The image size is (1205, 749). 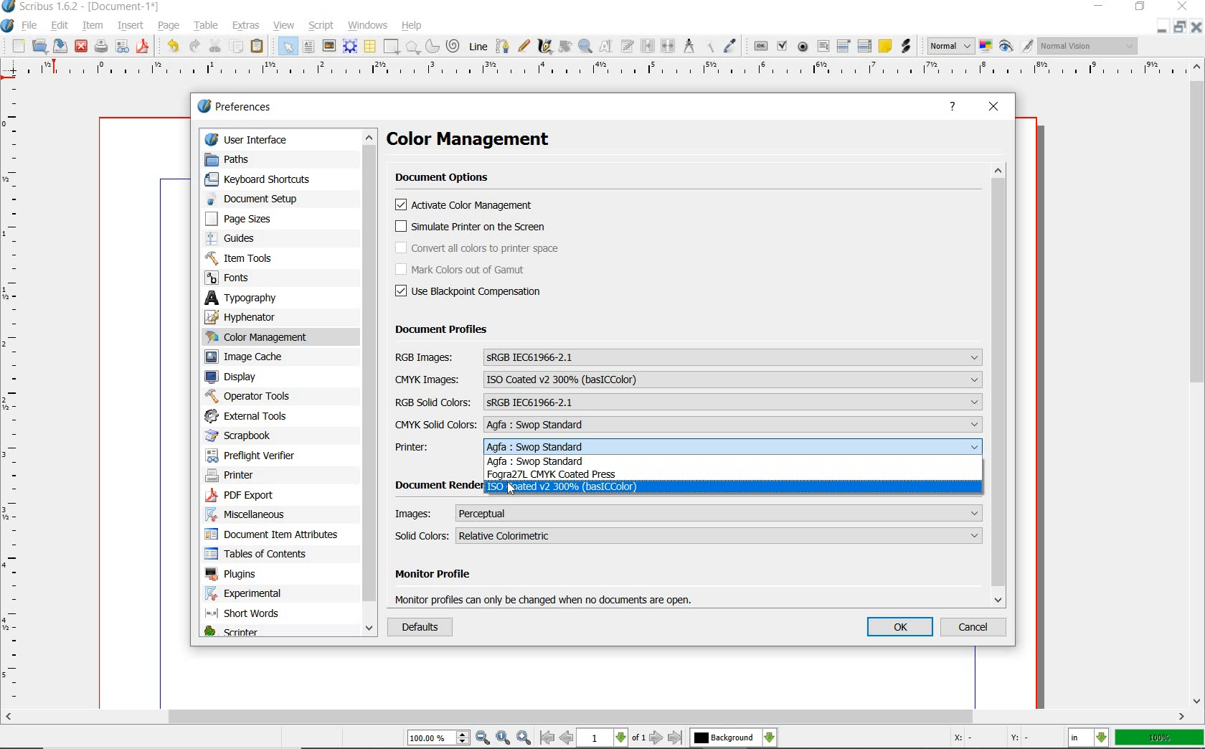 I want to click on extras, so click(x=247, y=26).